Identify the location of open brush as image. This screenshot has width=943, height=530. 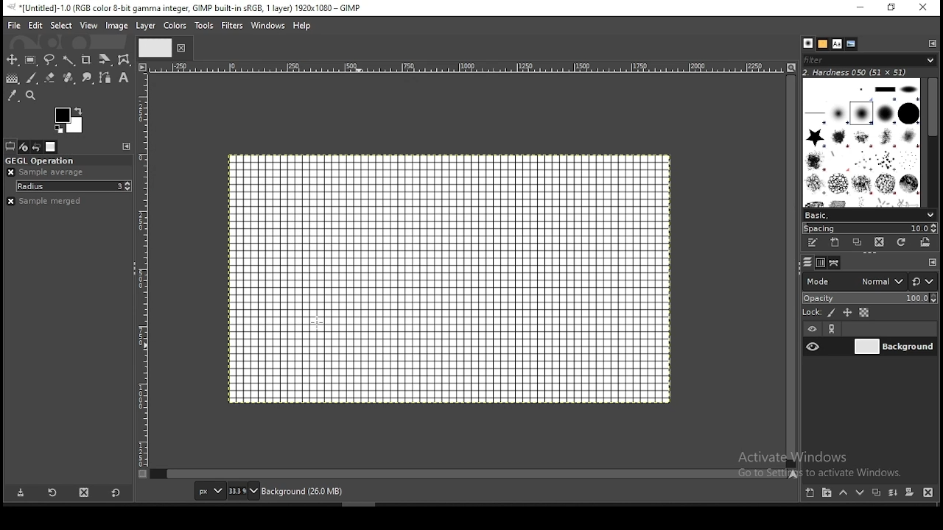
(926, 242).